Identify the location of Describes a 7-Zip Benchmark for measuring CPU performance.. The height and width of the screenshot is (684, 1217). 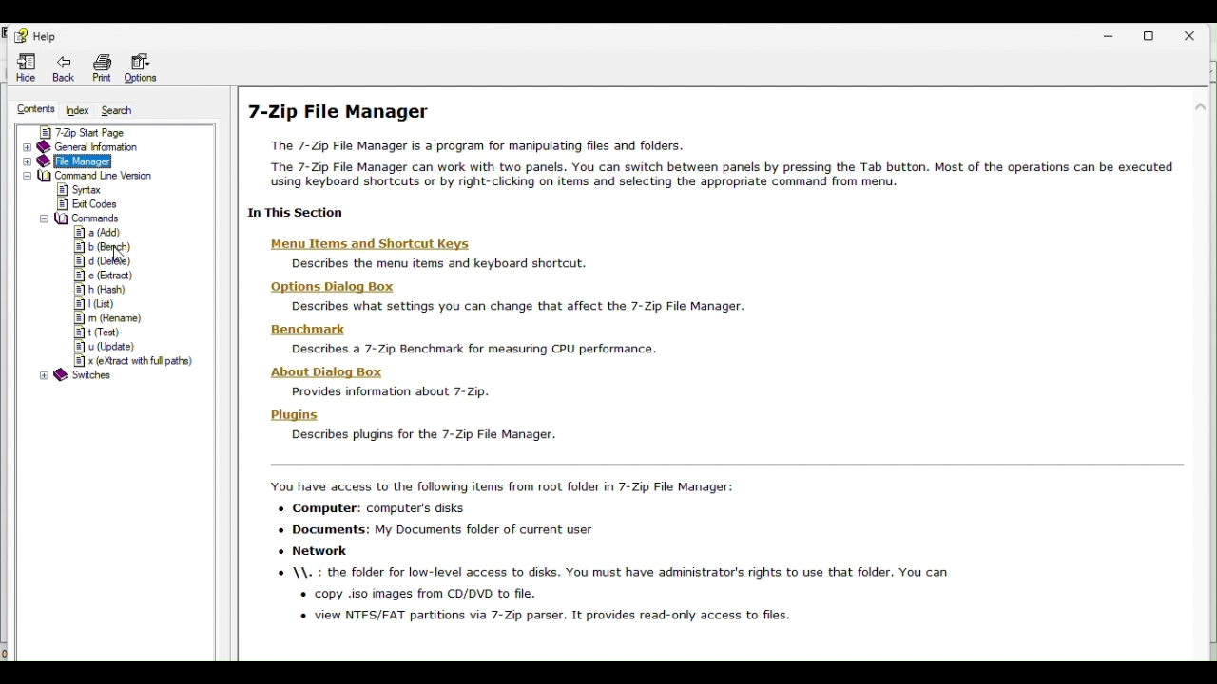
(473, 350).